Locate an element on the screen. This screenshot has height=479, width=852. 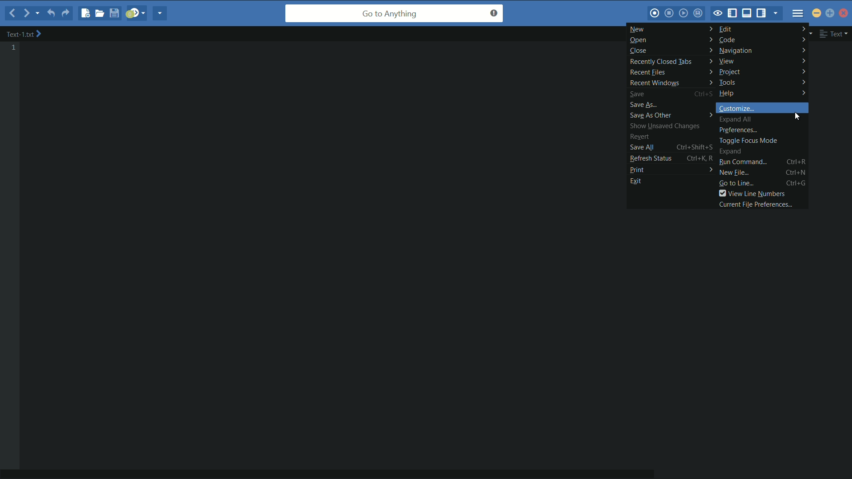
run command is located at coordinates (742, 162).